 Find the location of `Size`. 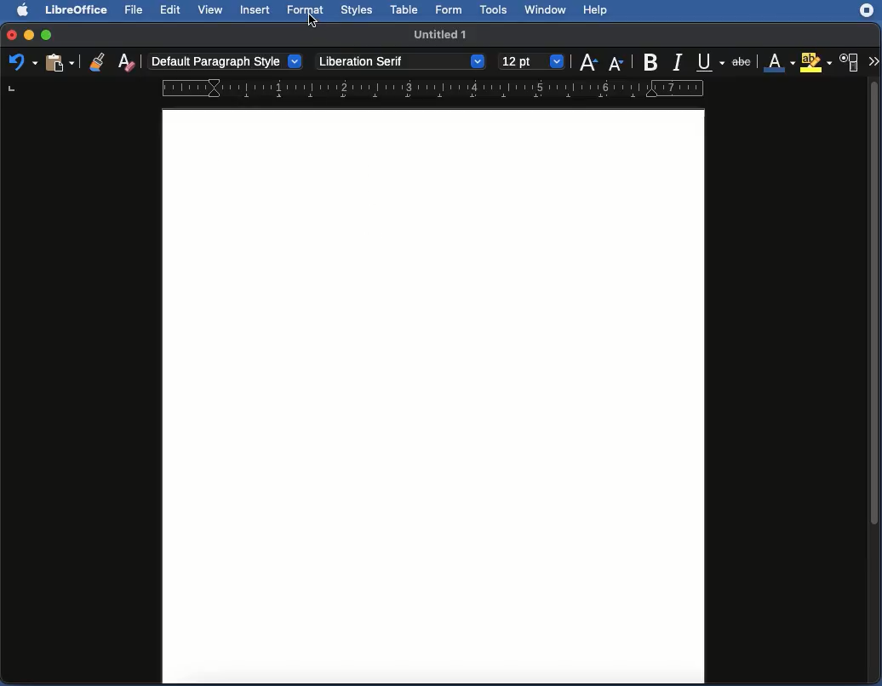

Size is located at coordinates (530, 61).